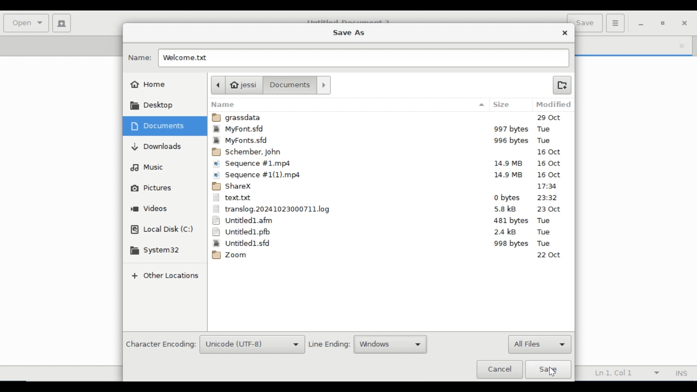 The height and width of the screenshot is (392, 697). What do you see at coordinates (217, 85) in the screenshot?
I see `Back` at bounding box center [217, 85].